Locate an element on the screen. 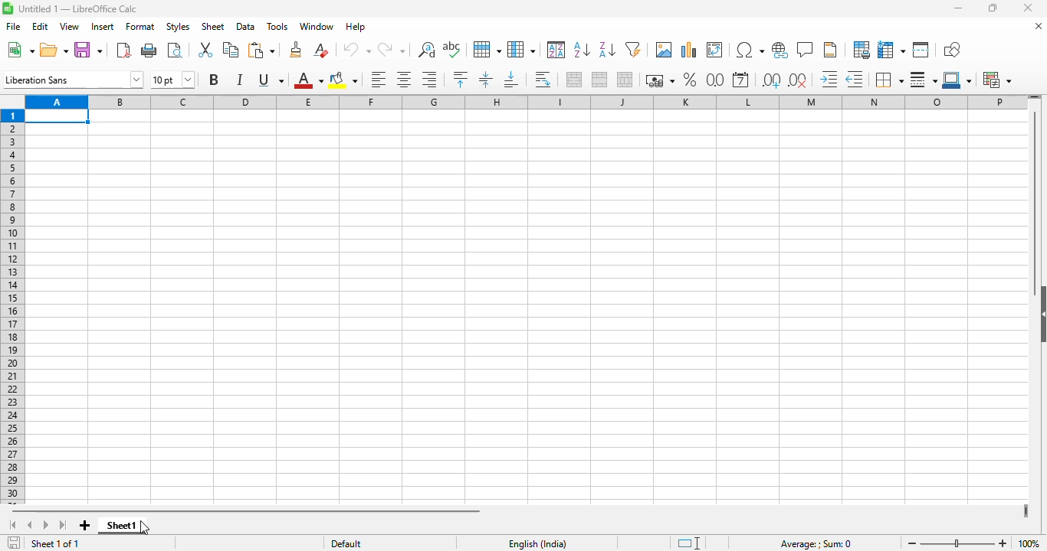  clone formatting is located at coordinates (295, 49).